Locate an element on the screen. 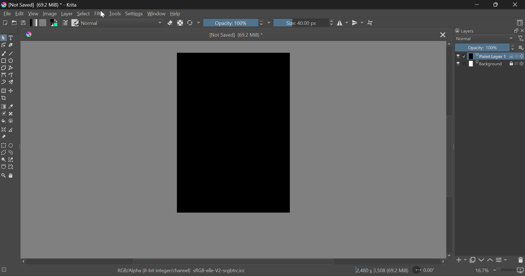  close is located at coordinates (522, 30).